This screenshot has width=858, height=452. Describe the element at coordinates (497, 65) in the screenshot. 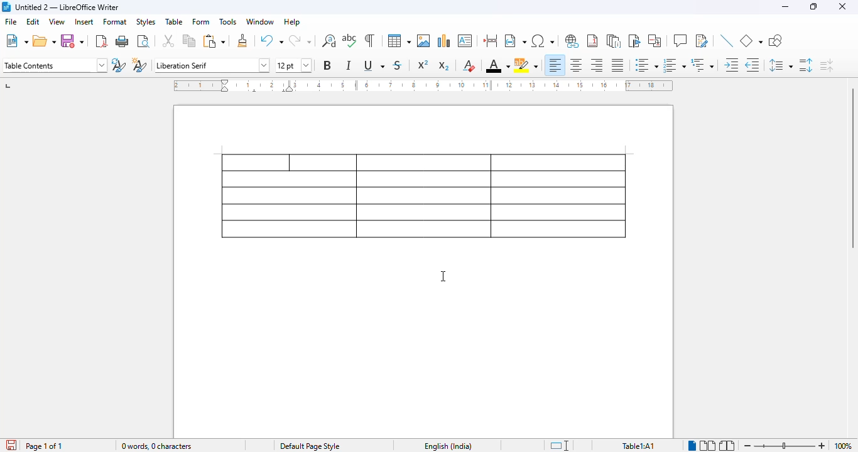

I see `font color` at that location.